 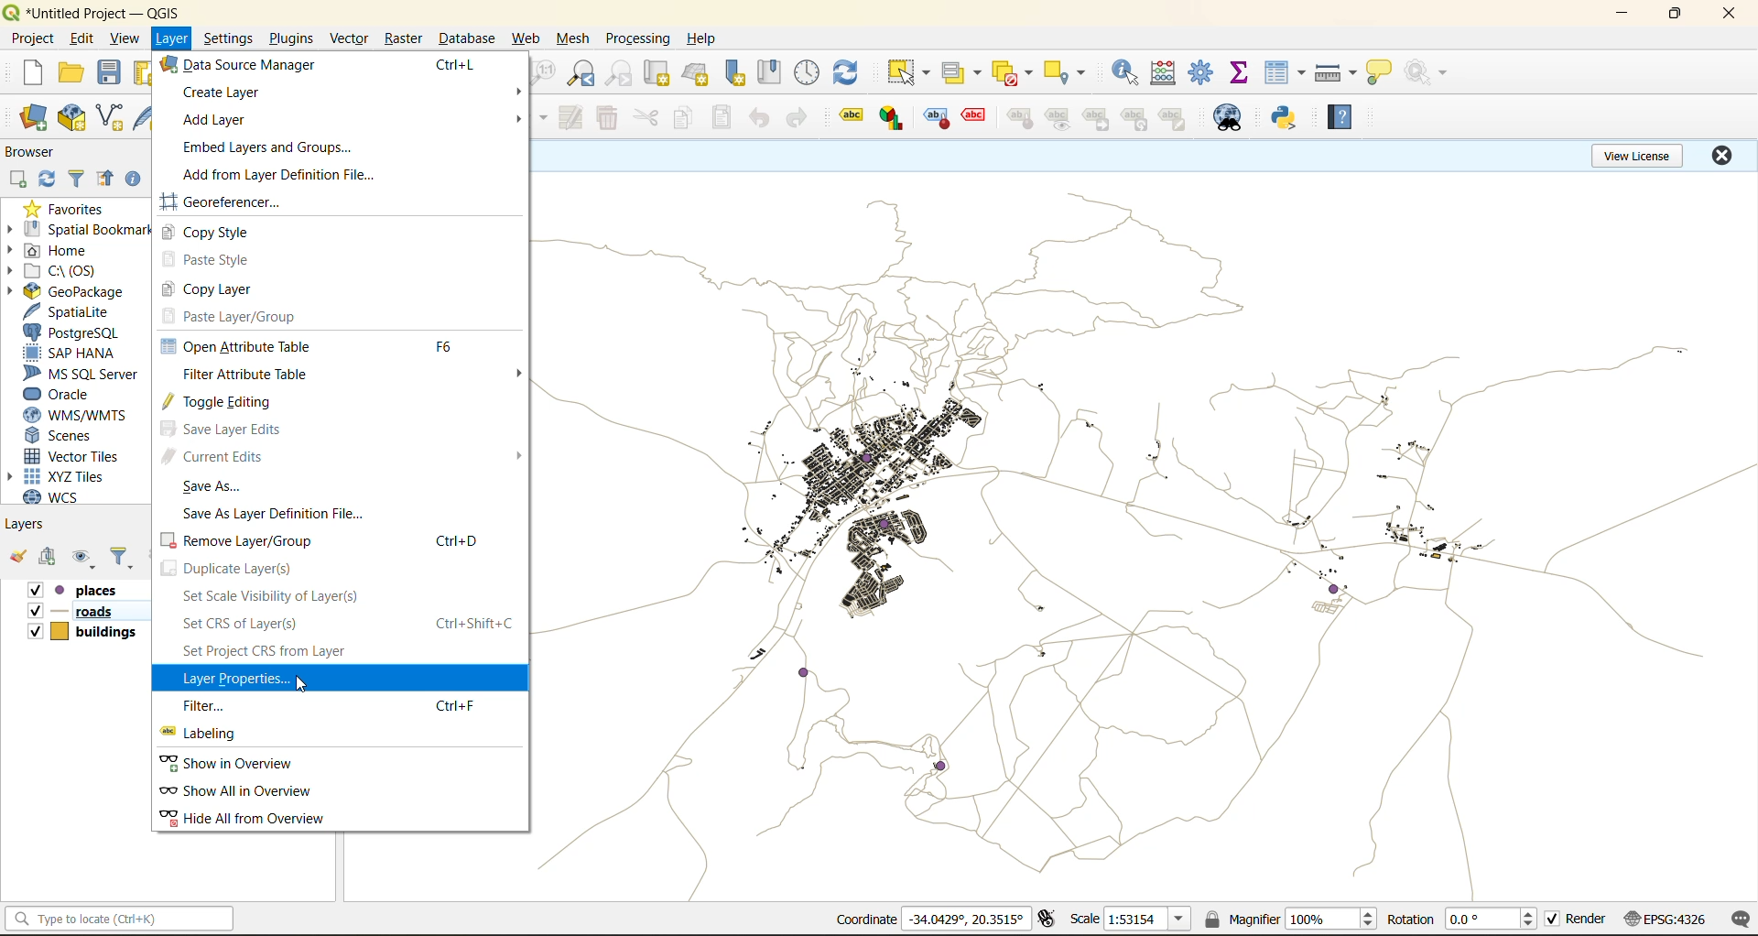 I want to click on spatialite, so click(x=82, y=310).